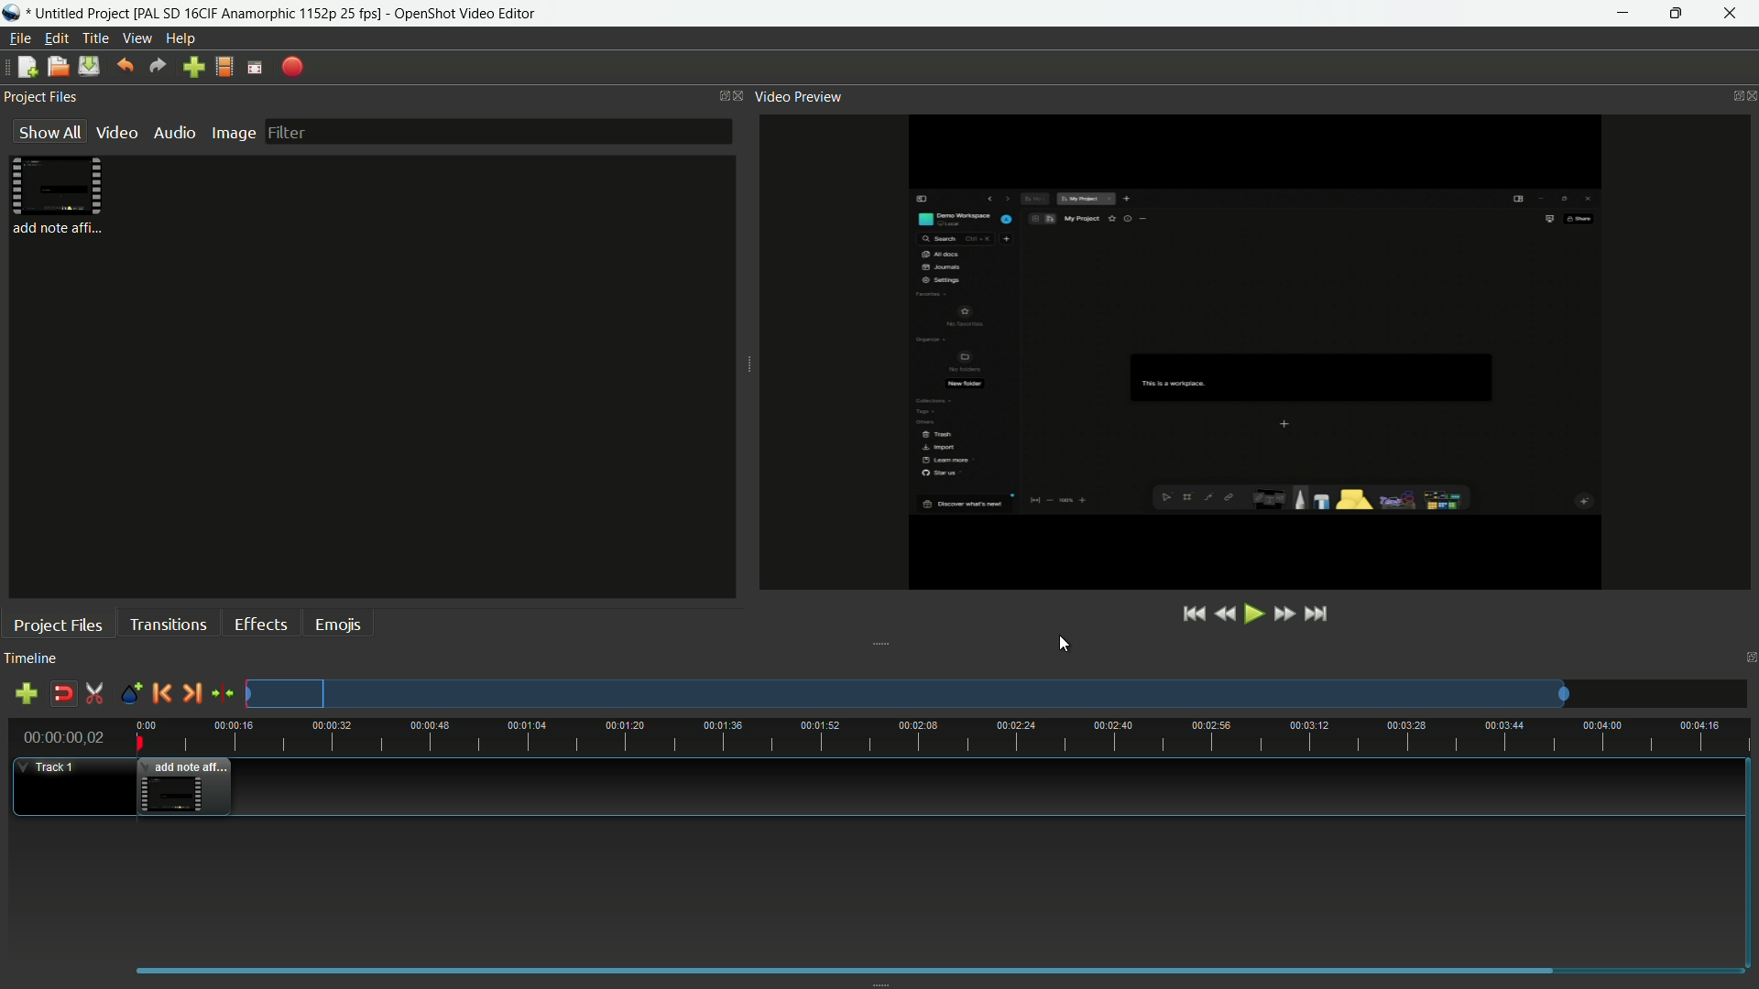  What do you see at coordinates (1283, 616) in the screenshot?
I see `fast sorward` at bounding box center [1283, 616].